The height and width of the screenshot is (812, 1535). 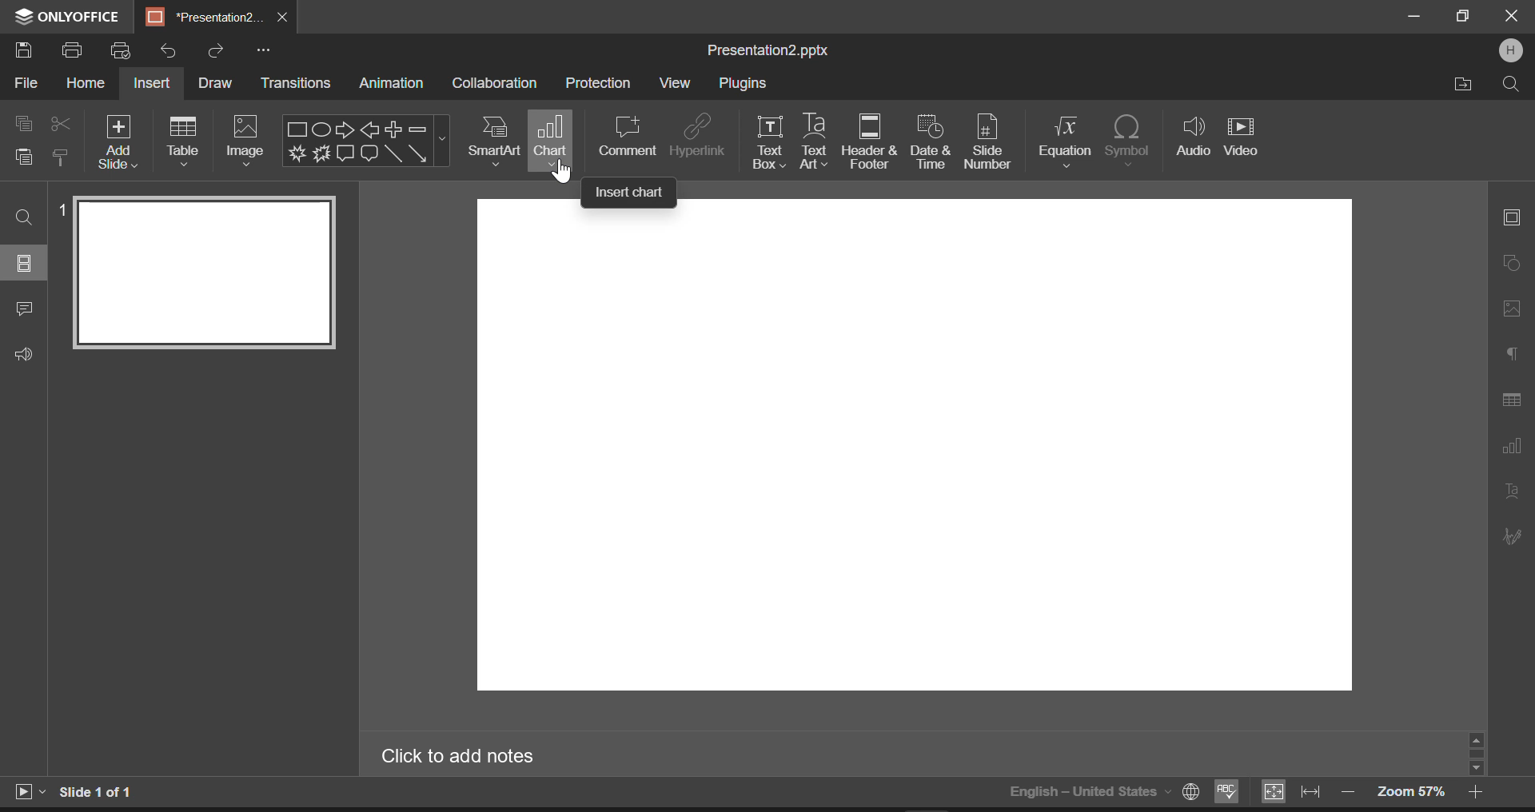 I want to click on Copy Style, so click(x=62, y=159).